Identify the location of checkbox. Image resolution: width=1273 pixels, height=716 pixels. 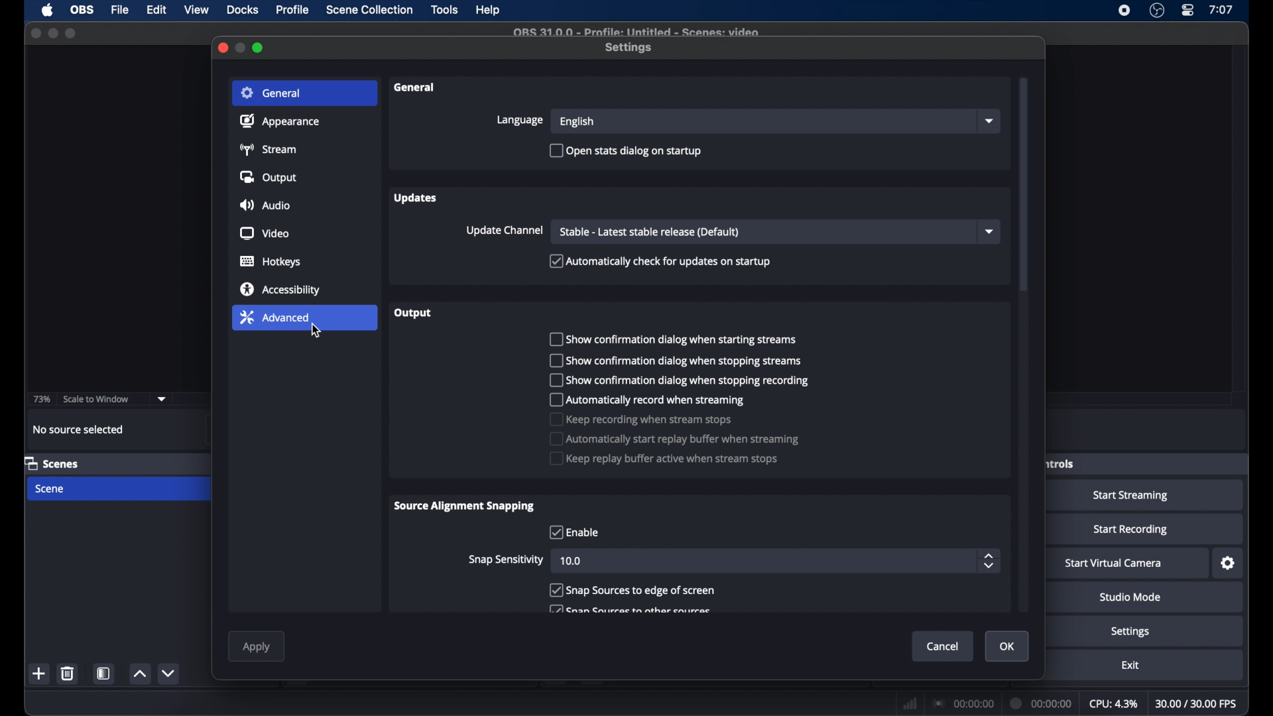
(679, 381).